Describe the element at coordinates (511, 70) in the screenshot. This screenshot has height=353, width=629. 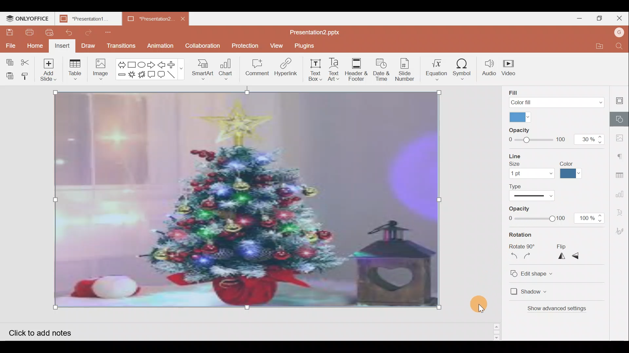
I see `Video` at that location.